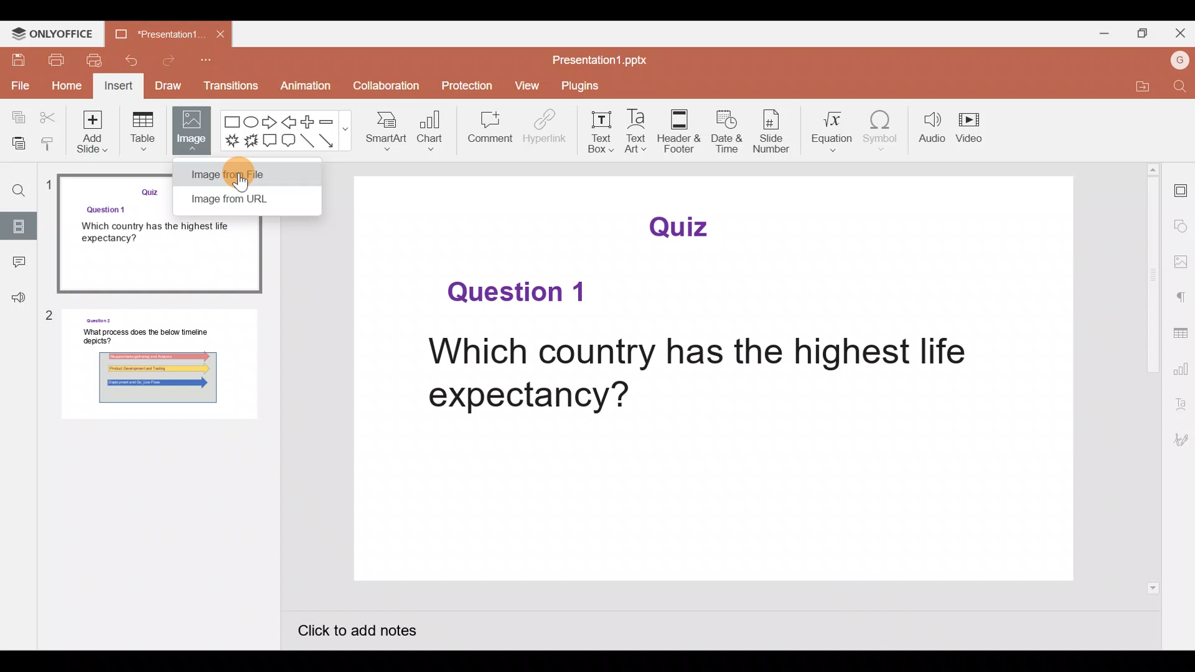 This screenshot has width=1195, height=672. I want to click on Image from file, so click(241, 173).